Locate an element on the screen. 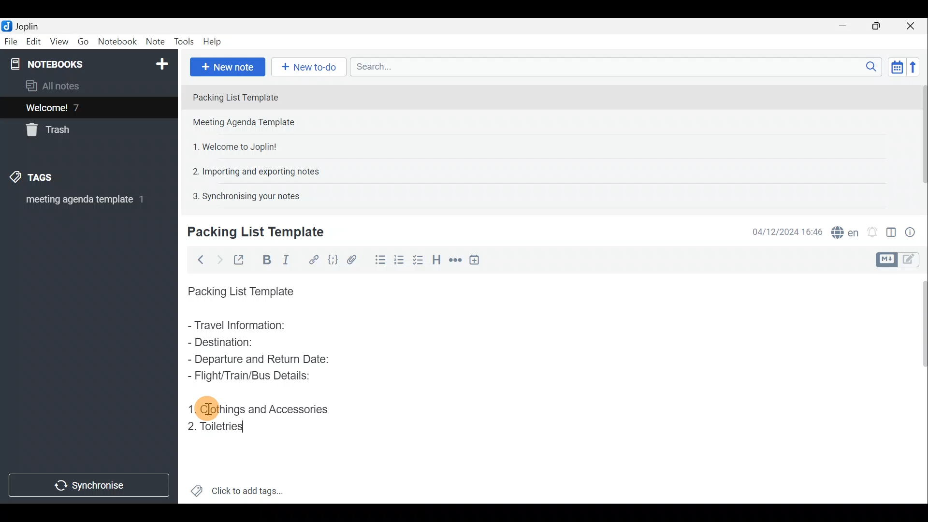 Image resolution: width=928 pixels, height=522 pixels. Notebook is located at coordinates (117, 43).